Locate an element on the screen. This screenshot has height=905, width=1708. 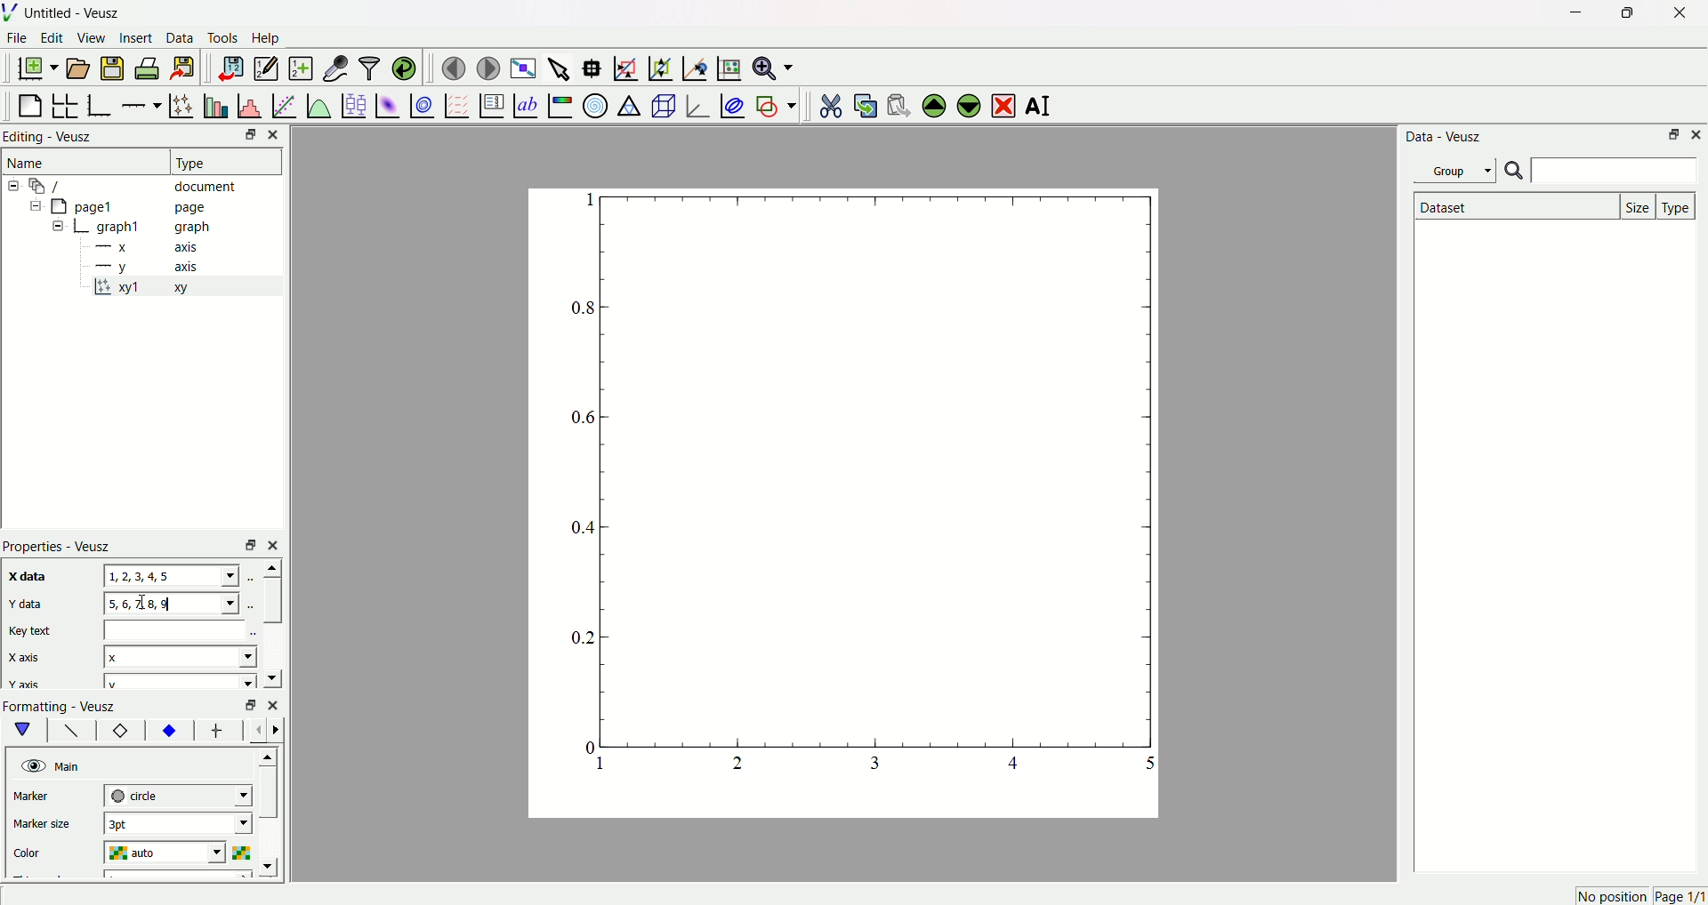
select color is located at coordinates (245, 851).